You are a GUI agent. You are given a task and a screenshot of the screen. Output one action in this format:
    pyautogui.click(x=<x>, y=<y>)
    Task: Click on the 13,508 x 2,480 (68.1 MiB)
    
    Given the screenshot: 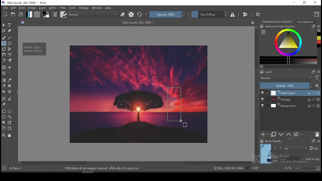 What is the action you would take?
    pyautogui.click(x=229, y=168)
    